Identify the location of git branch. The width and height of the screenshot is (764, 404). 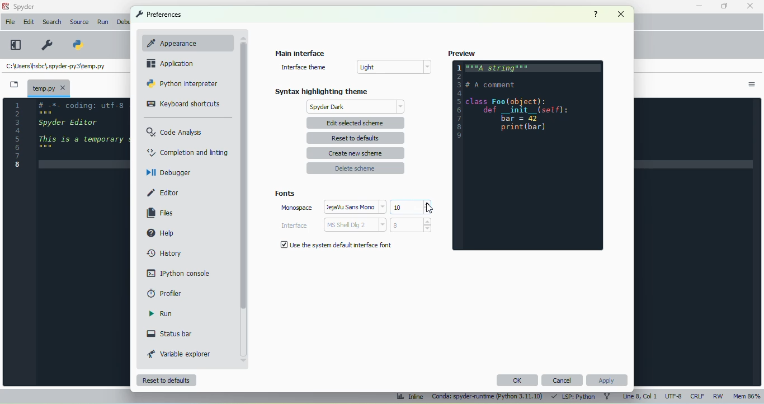
(607, 397).